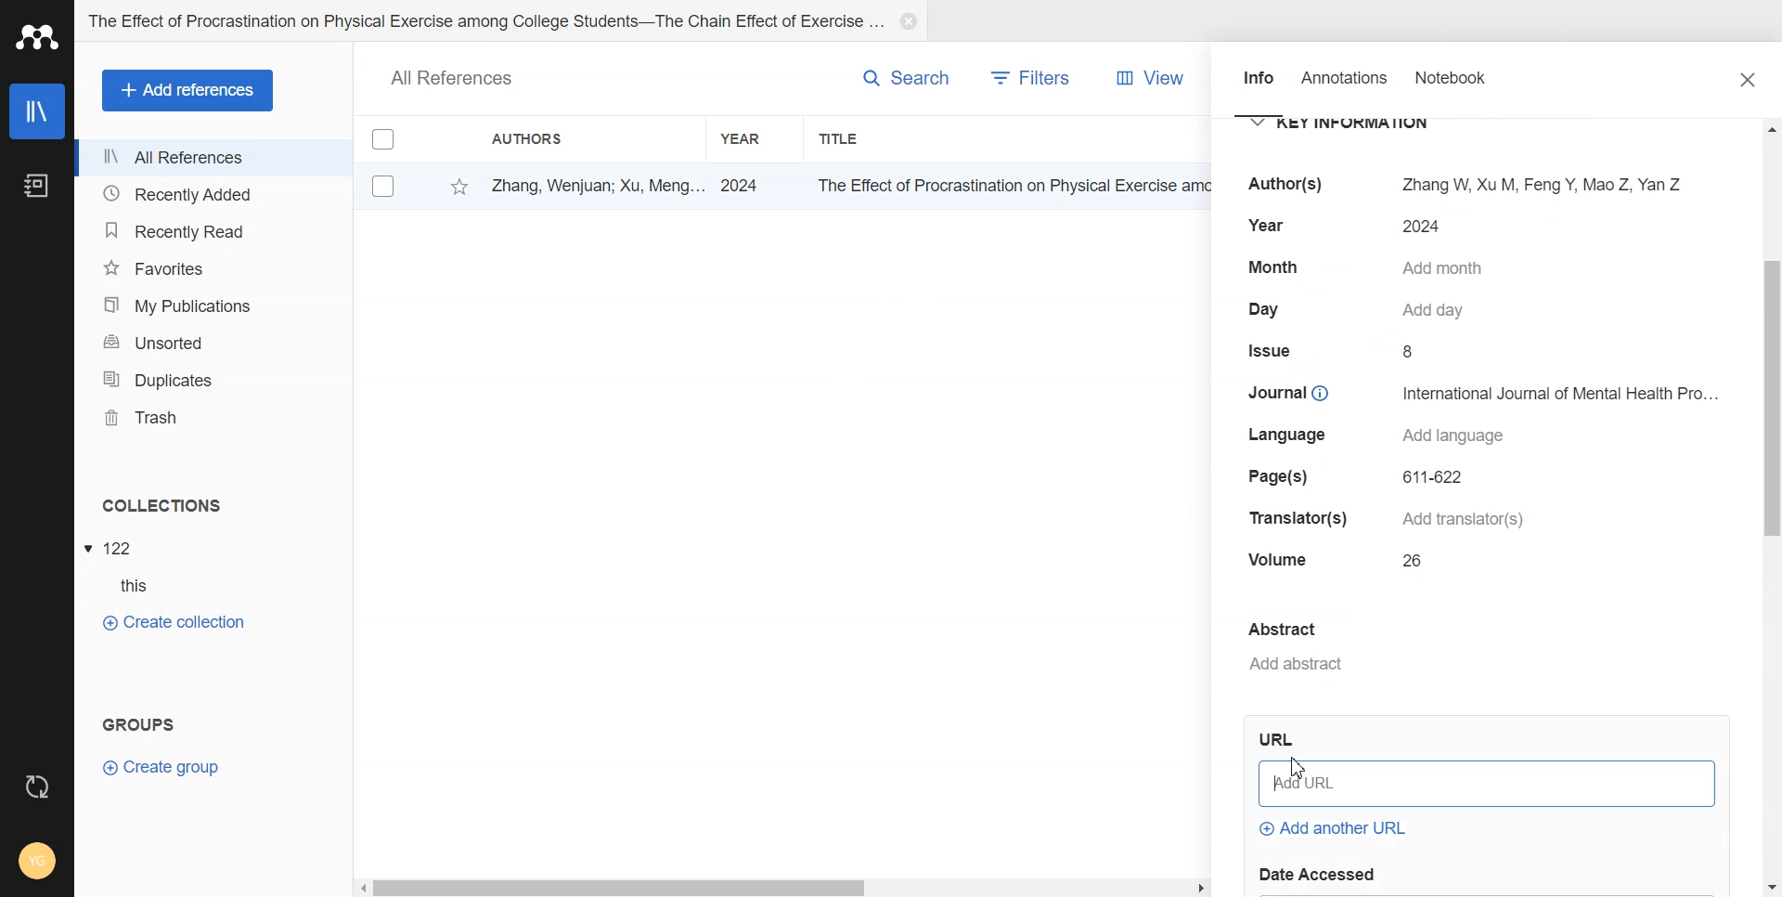  I want to click on Text, so click(161, 506).